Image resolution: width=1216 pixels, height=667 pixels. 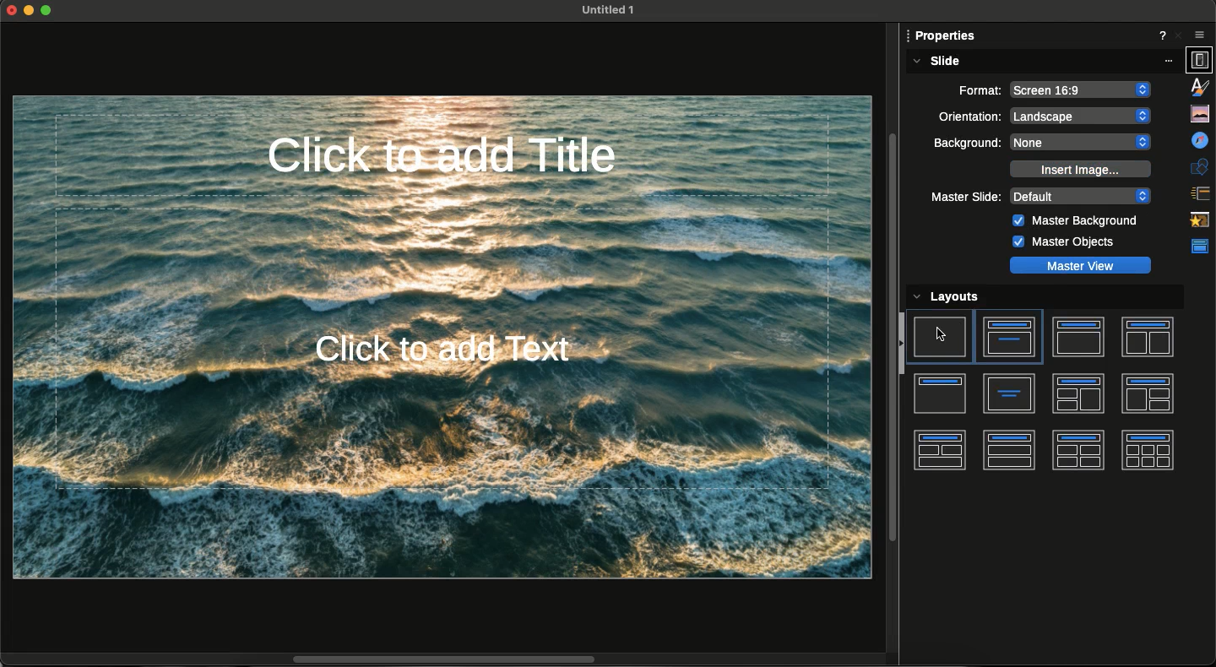 What do you see at coordinates (938, 450) in the screenshot?
I see `Title and three boxes` at bounding box center [938, 450].